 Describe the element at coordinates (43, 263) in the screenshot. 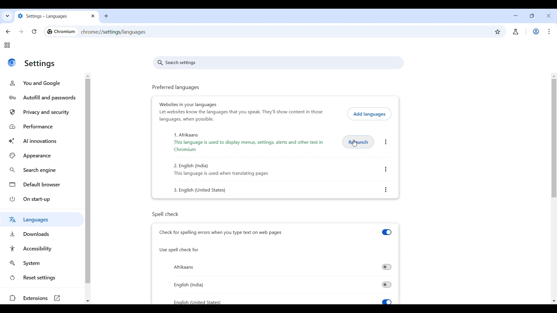

I see `System` at that location.